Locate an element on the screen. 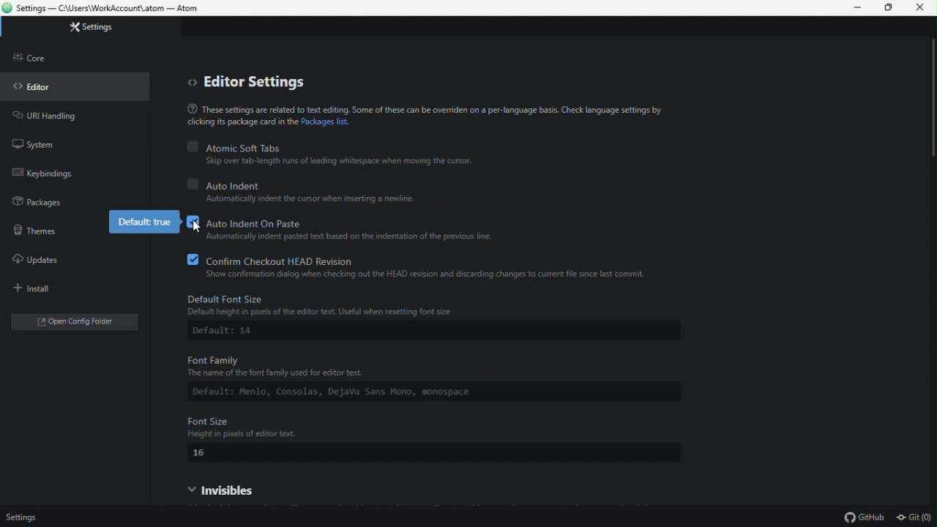 The height and width of the screenshot is (527, 937). Editor settings is located at coordinates (244, 83).